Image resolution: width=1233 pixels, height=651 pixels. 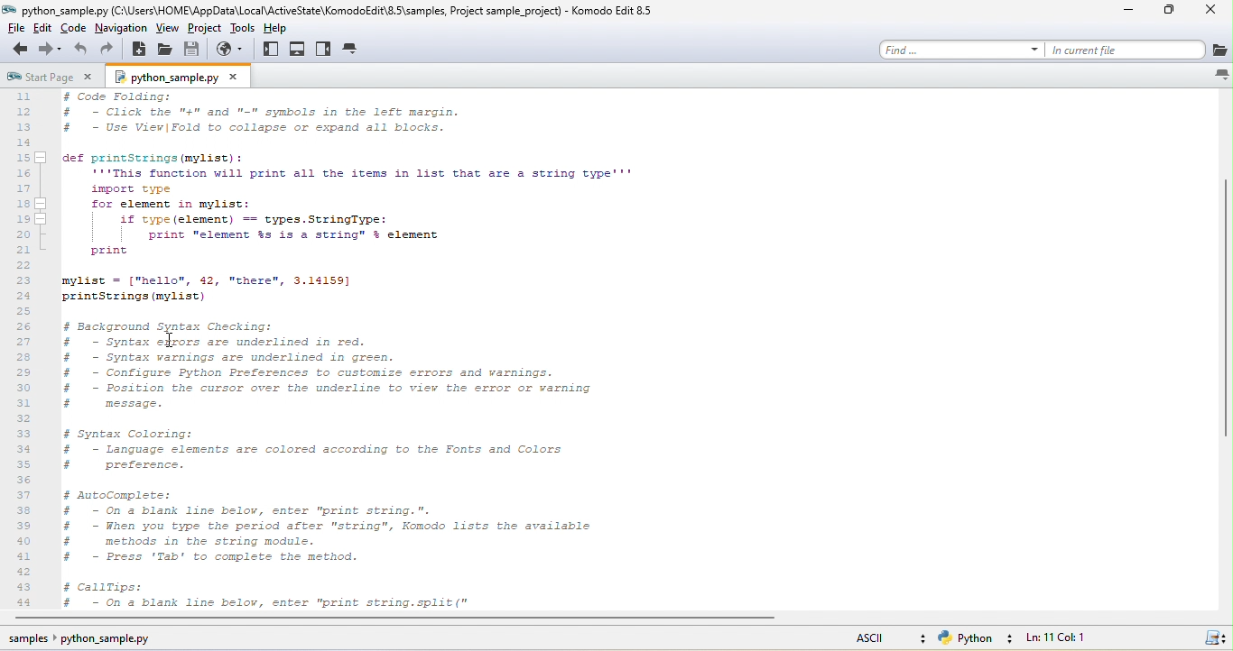 What do you see at coordinates (354, 48) in the screenshot?
I see `tab` at bounding box center [354, 48].